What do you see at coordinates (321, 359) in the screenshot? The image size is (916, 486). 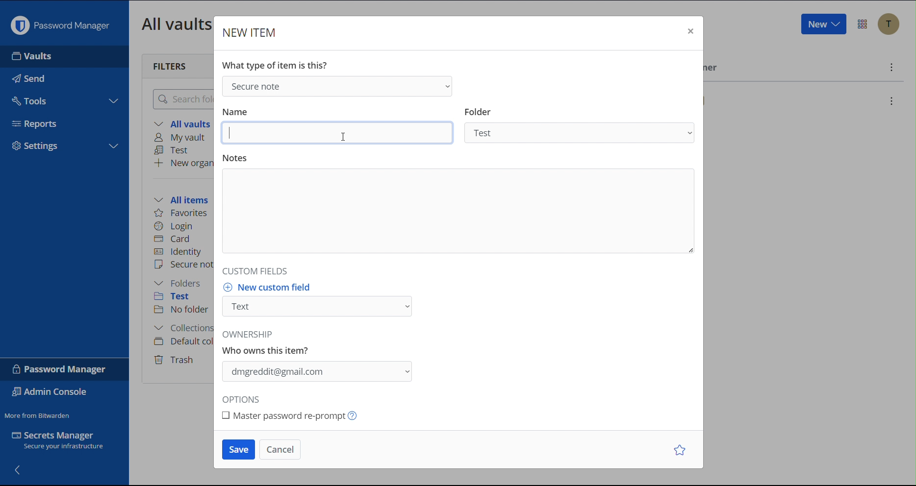 I see `Ownership` at bounding box center [321, 359].